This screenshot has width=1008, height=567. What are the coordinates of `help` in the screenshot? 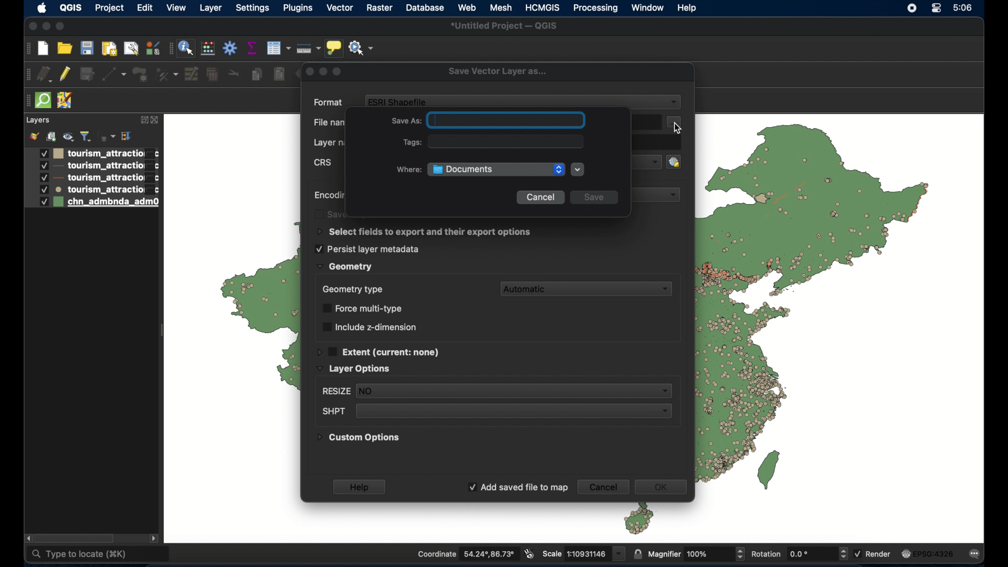 It's located at (361, 487).